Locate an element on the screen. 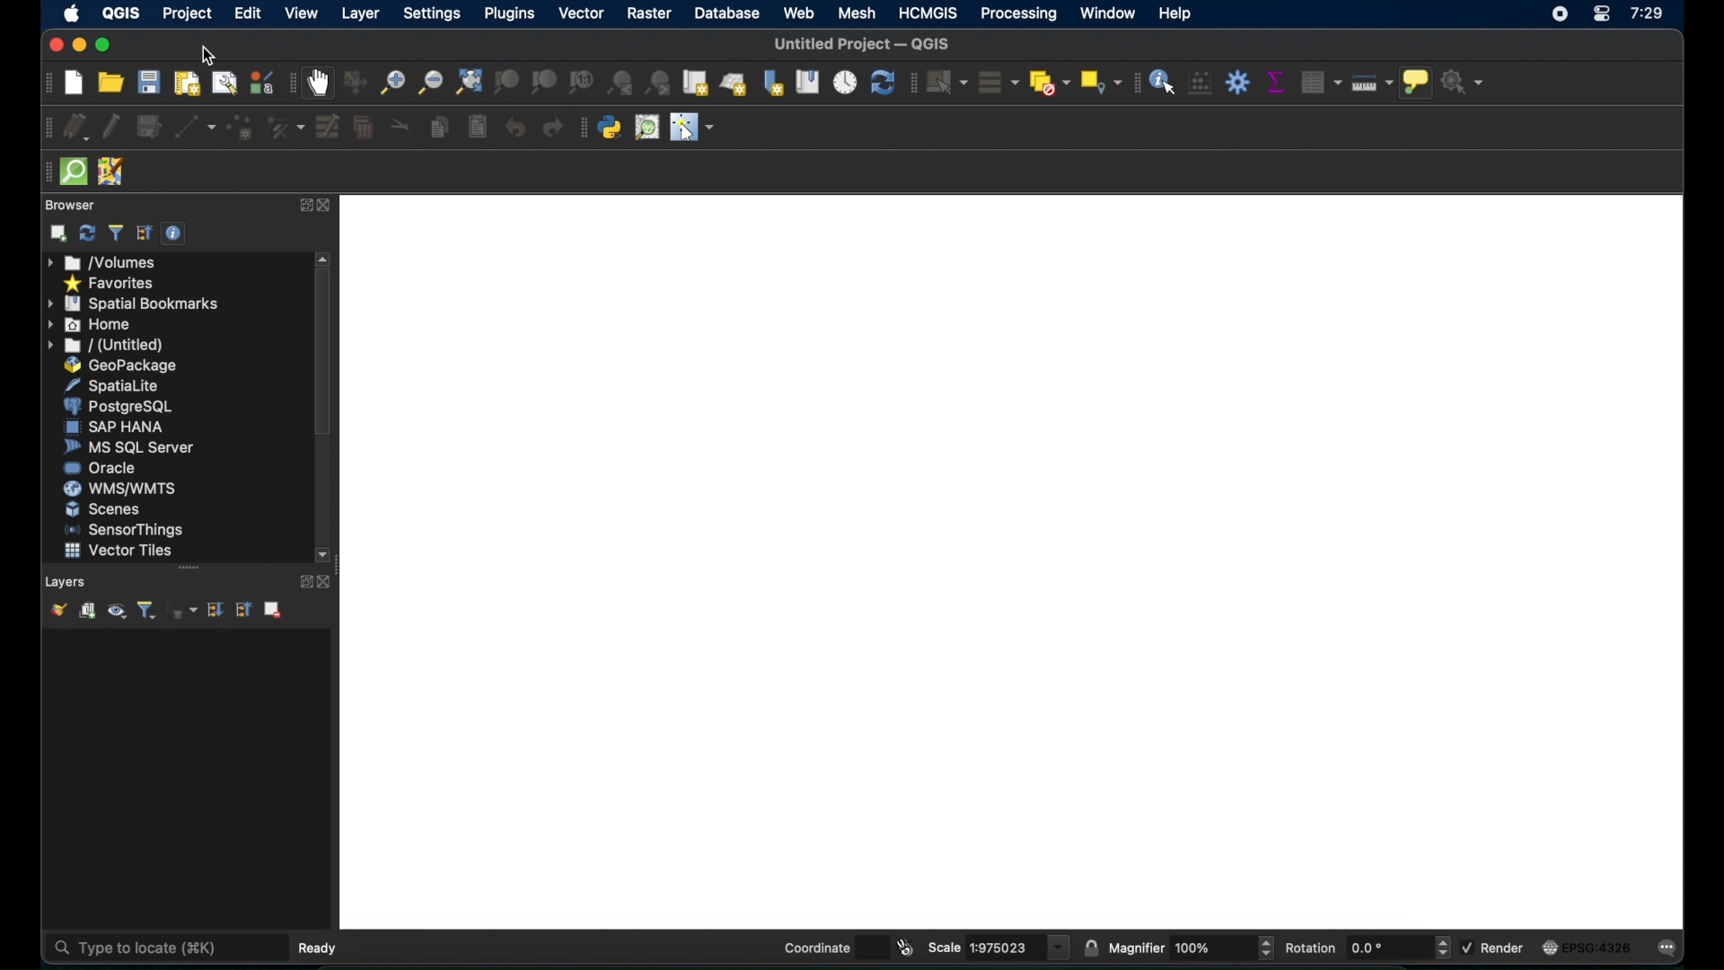 This screenshot has width=1724, height=970. jsom remote is located at coordinates (110, 172).